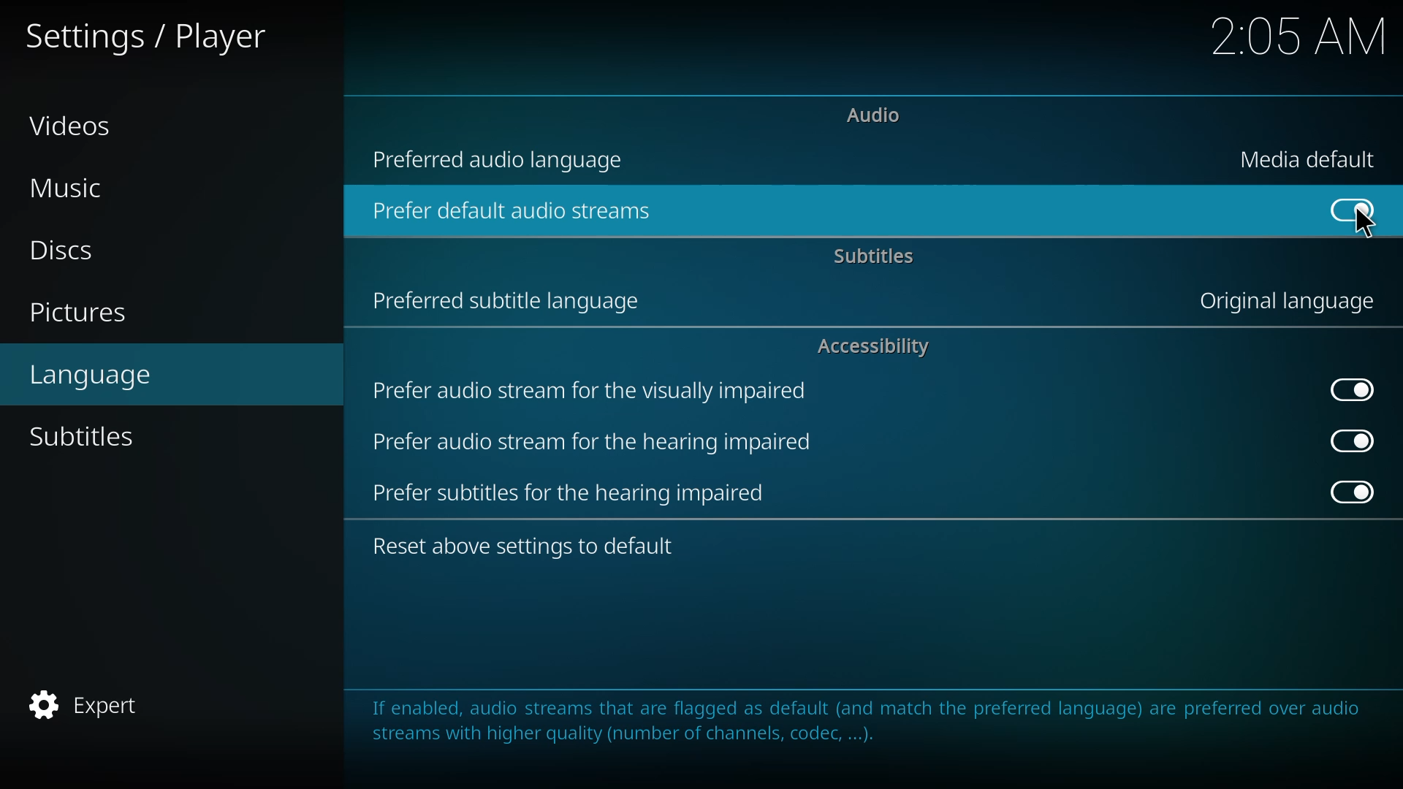 Image resolution: width=1403 pixels, height=789 pixels. Describe the element at coordinates (1352, 210) in the screenshot. I see `enabled` at that location.